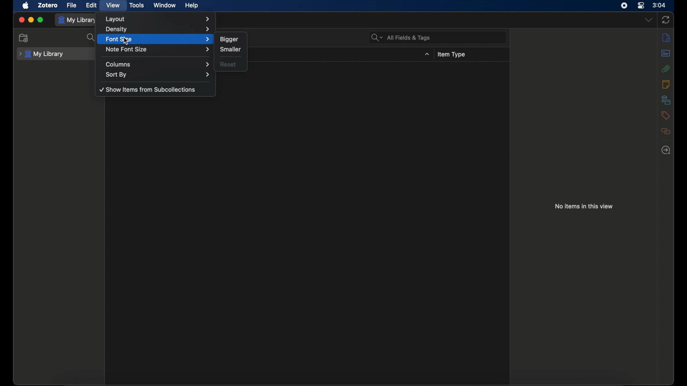 Image resolution: width=687 pixels, height=386 pixels. What do you see at coordinates (649, 19) in the screenshot?
I see `dropdown` at bounding box center [649, 19].